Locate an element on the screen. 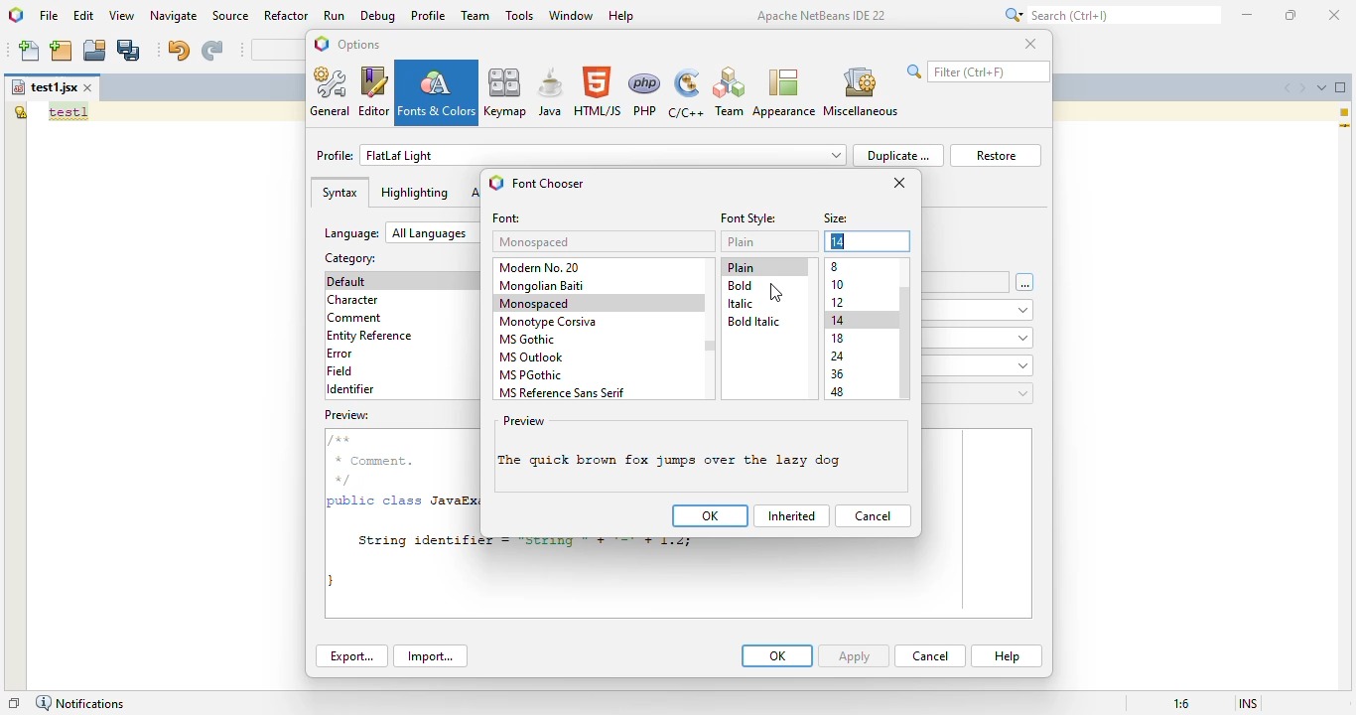 This screenshot has width=1356, height=715. monospaced is located at coordinates (536, 242).